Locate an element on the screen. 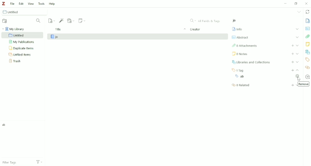 The width and height of the screenshot is (311, 166). Untitled Collection is located at coordinates (26, 12).